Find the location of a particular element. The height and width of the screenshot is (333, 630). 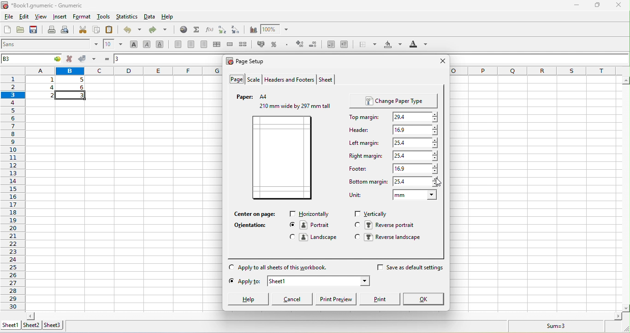

minimize is located at coordinates (577, 6).